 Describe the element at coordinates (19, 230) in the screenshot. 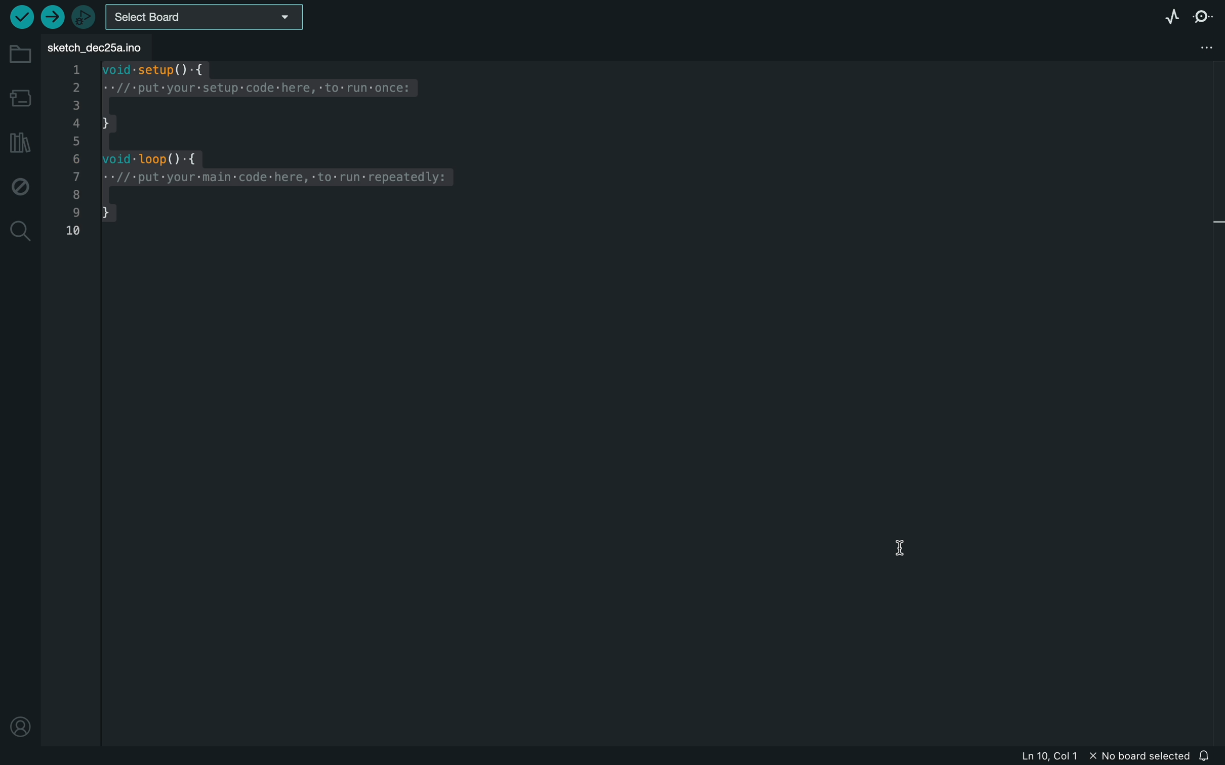

I see `search` at that location.